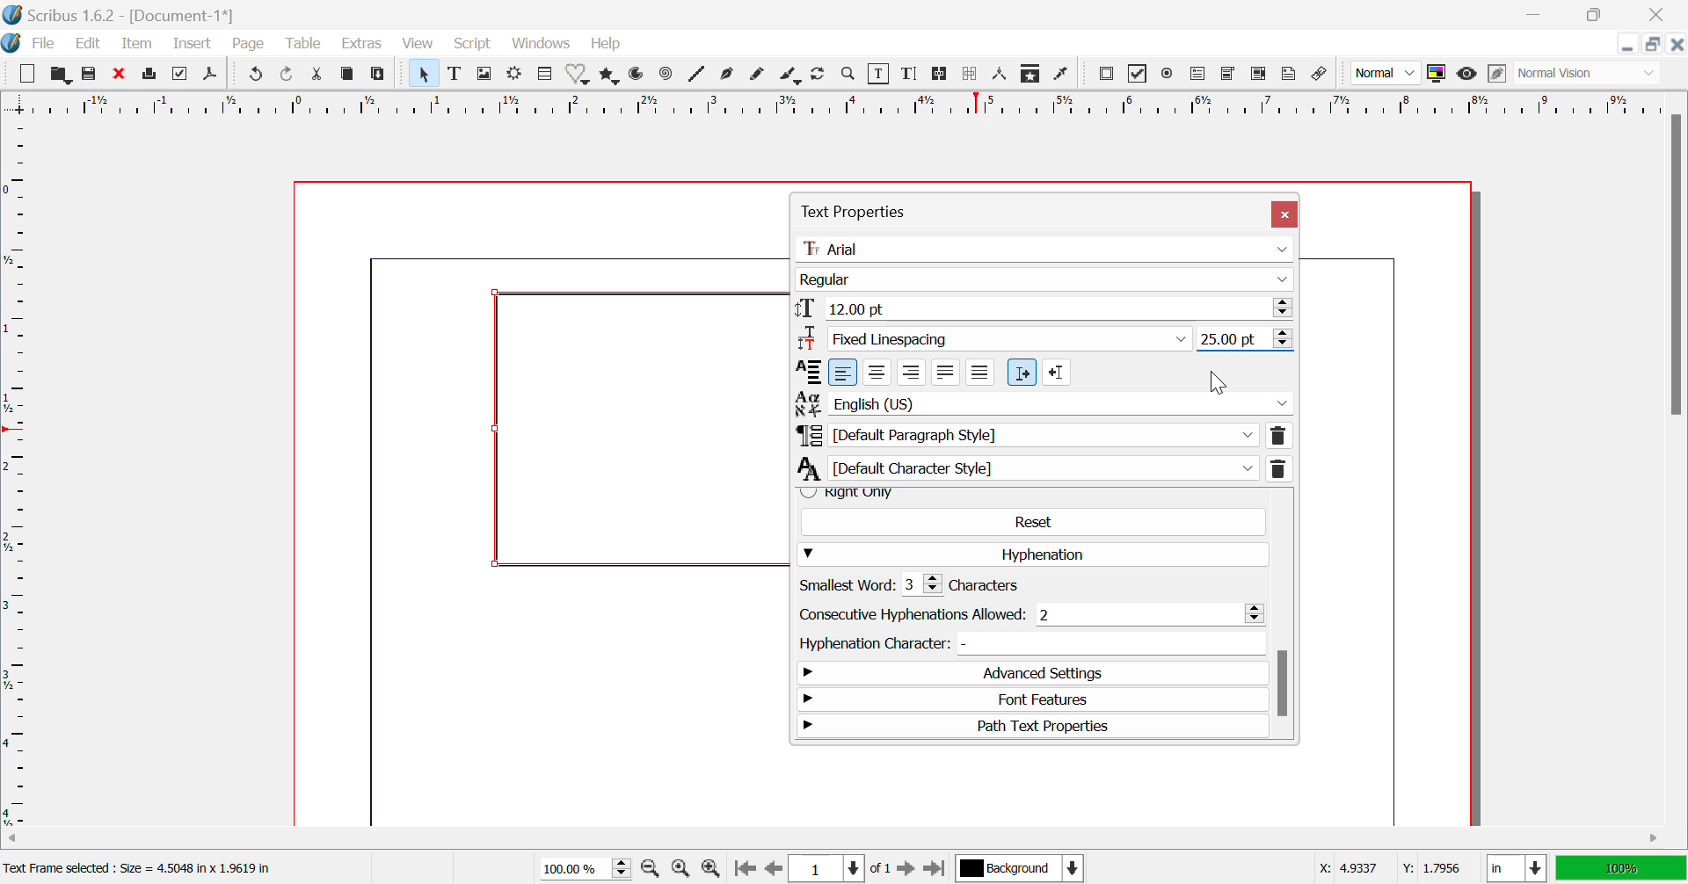  I want to click on Pdf Radio button, so click(1170, 74).